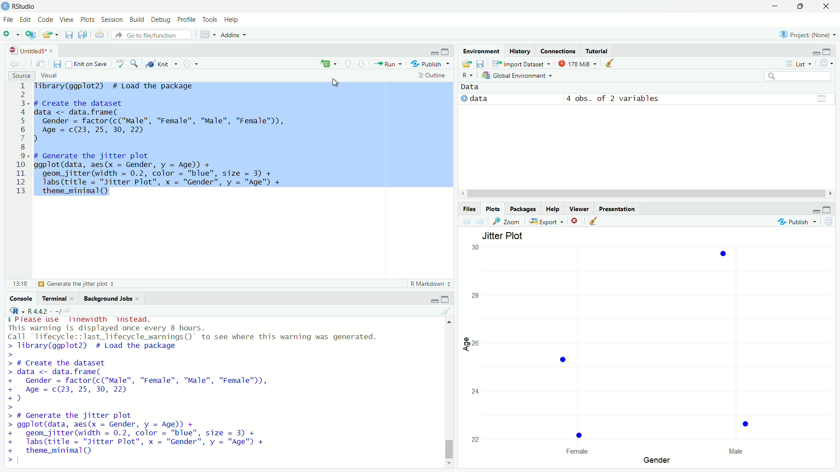 The width and height of the screenshot is (840, 472). Describe the element at coordinates (7, 463) in the screenshot. I see `prompt cursor` at that location.